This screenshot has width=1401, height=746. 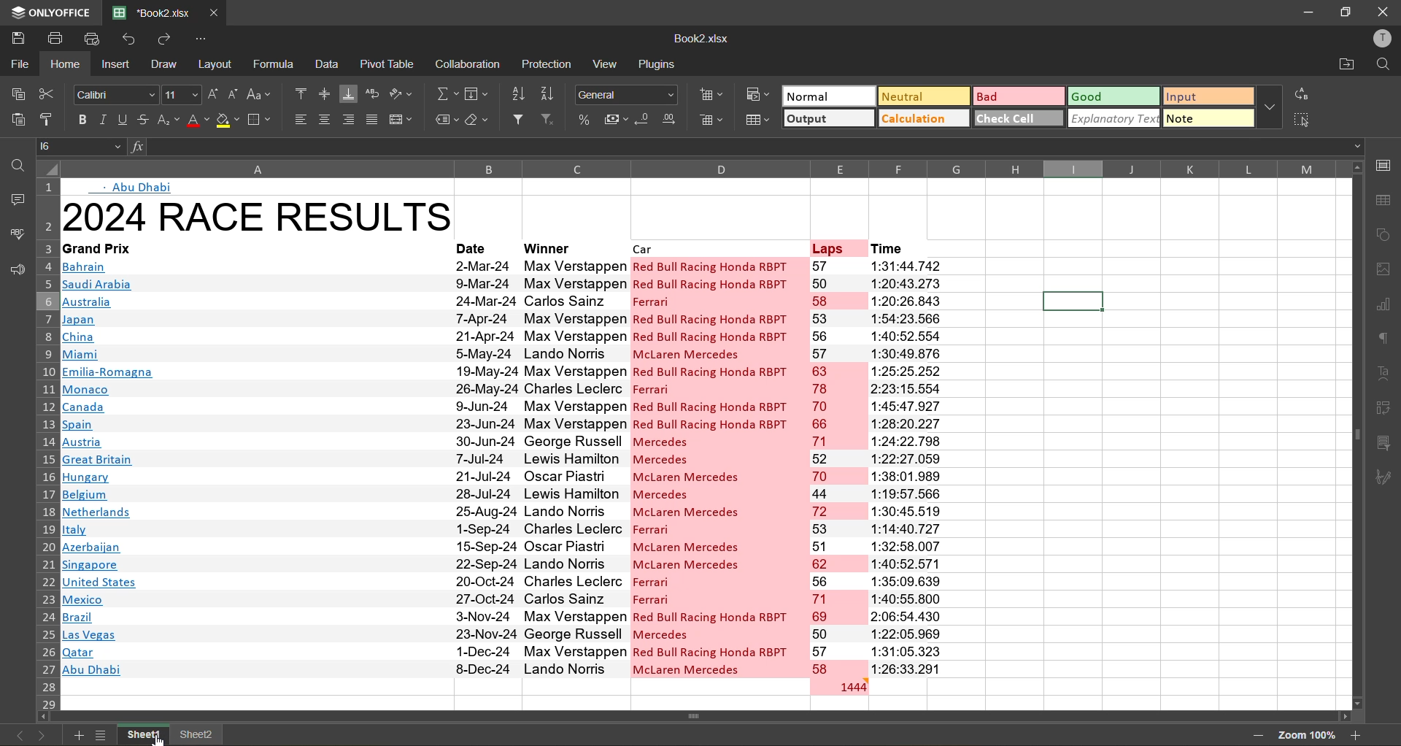 What do you see at coordinates (350, 92) in the screenshot?
I see `align bottom` at bounding box center [350, 92].